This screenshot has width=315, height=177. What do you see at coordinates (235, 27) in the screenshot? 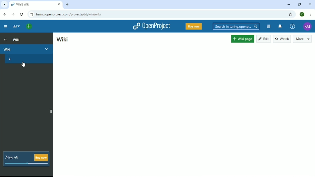
I see `Search in turing.openp` at bounding box center [235, 27].